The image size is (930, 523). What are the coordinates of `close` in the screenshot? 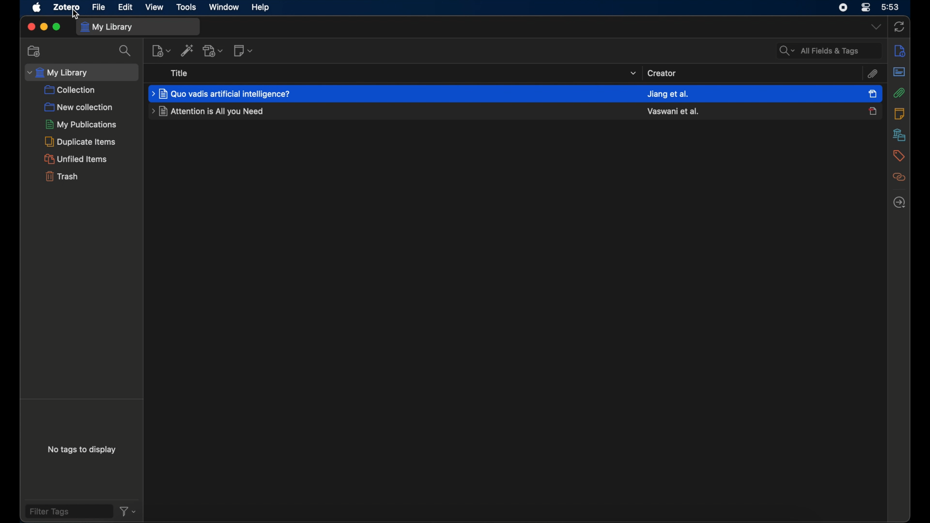 It's located at (30, 26).